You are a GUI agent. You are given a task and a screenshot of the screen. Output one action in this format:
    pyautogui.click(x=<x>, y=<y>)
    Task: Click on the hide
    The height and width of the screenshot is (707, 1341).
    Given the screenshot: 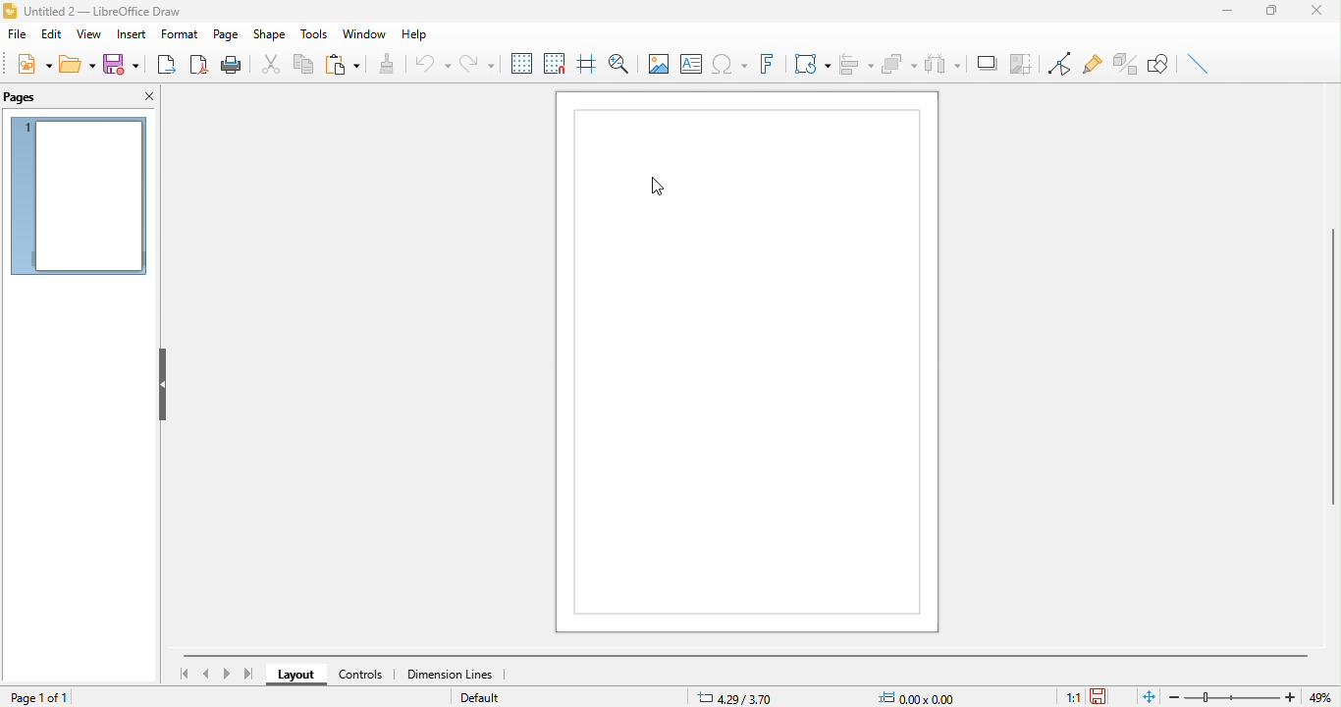 What is the action you would take?
    pyautogui.click(x=167, y=385)
    